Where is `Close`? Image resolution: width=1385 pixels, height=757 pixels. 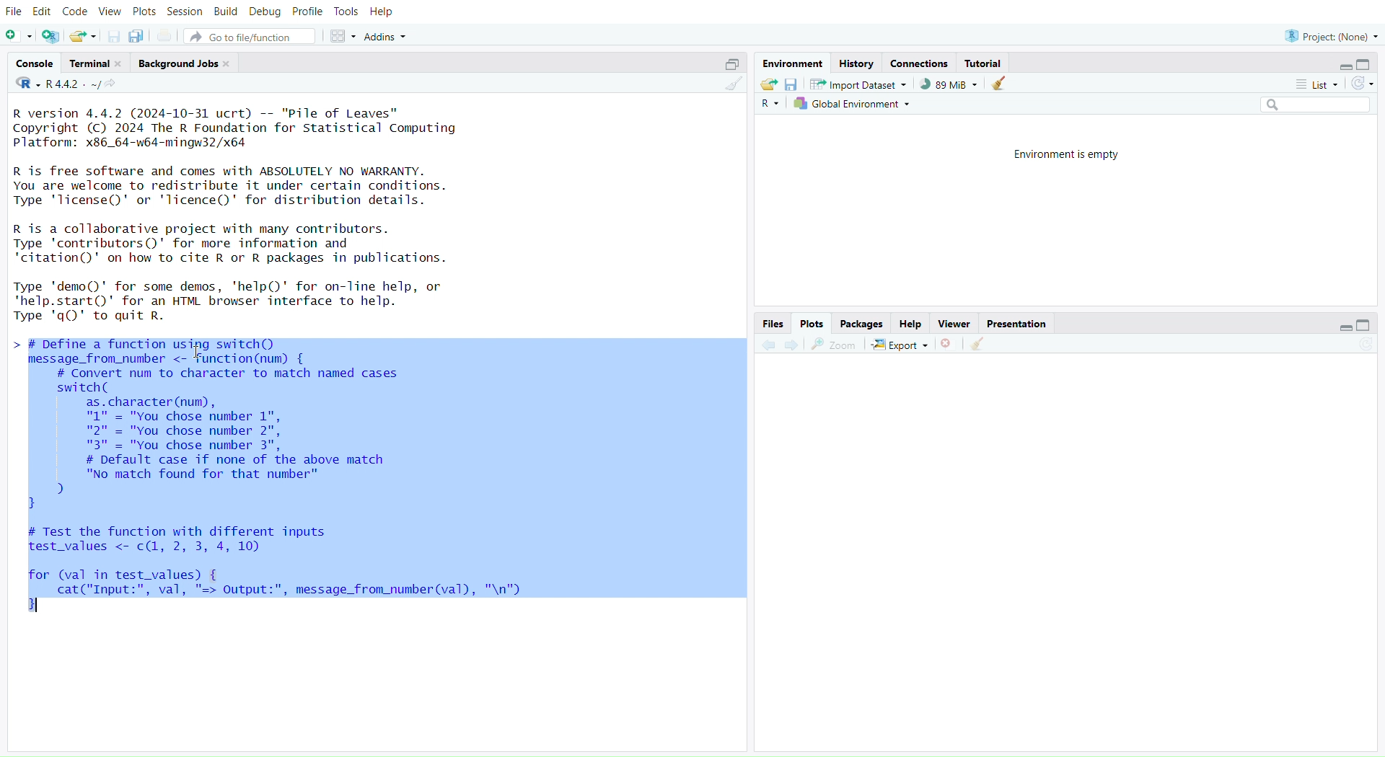
Close is located at coordinates (948, 343).